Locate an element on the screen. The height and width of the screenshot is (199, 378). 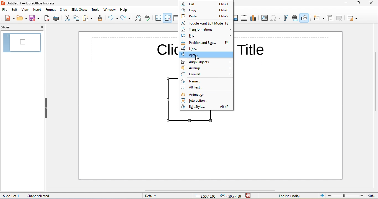
f4 is located at coordinates (228, 43).